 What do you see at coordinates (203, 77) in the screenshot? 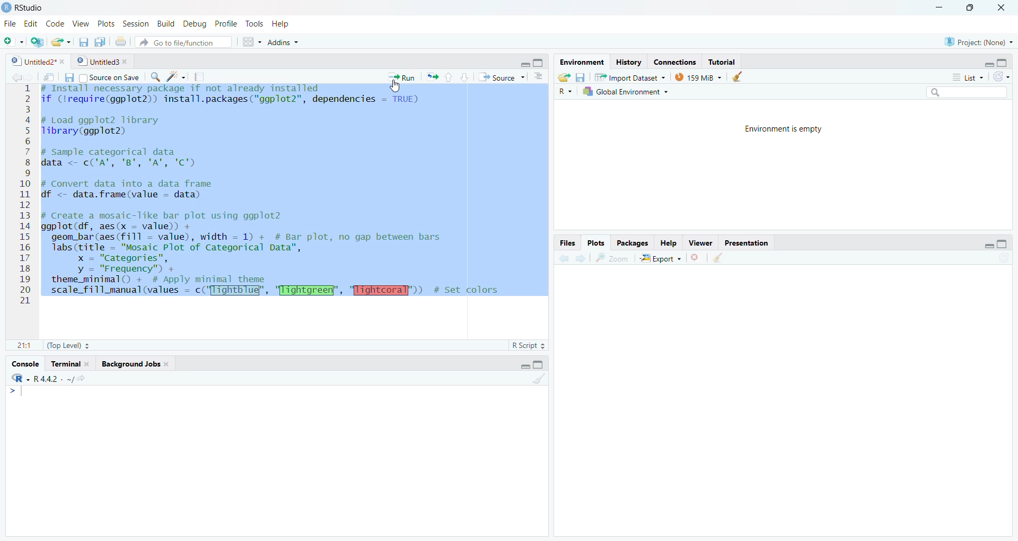
I see `Compile Report` at bounding box center [203, 77].